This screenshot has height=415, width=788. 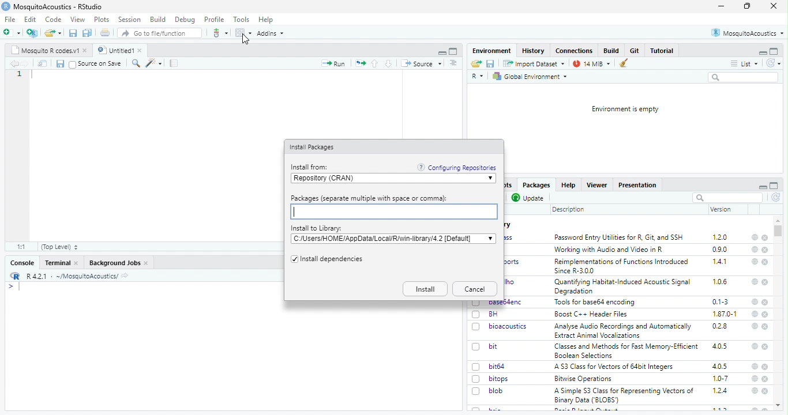 What do you see at coordinates (60, 247) in the screenshot?
I see `(Top Level)` at bounding box center [60, 247].